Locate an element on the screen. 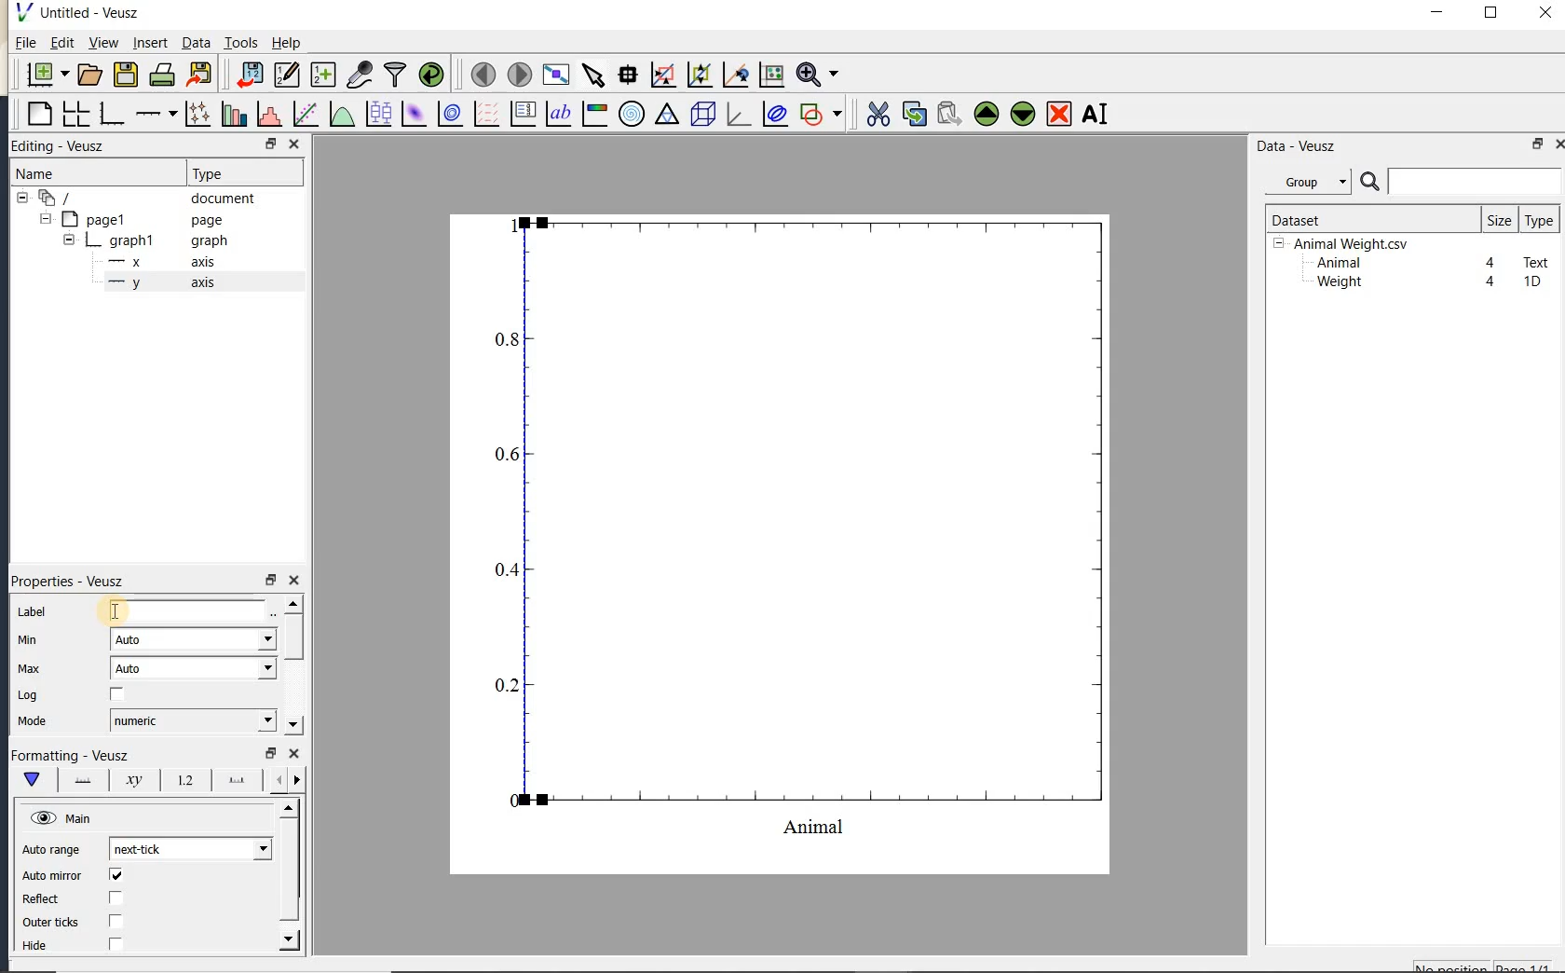 The width and height of the screenshot is (1565, 973). check/uncheck is located at coordinates (116, 921).